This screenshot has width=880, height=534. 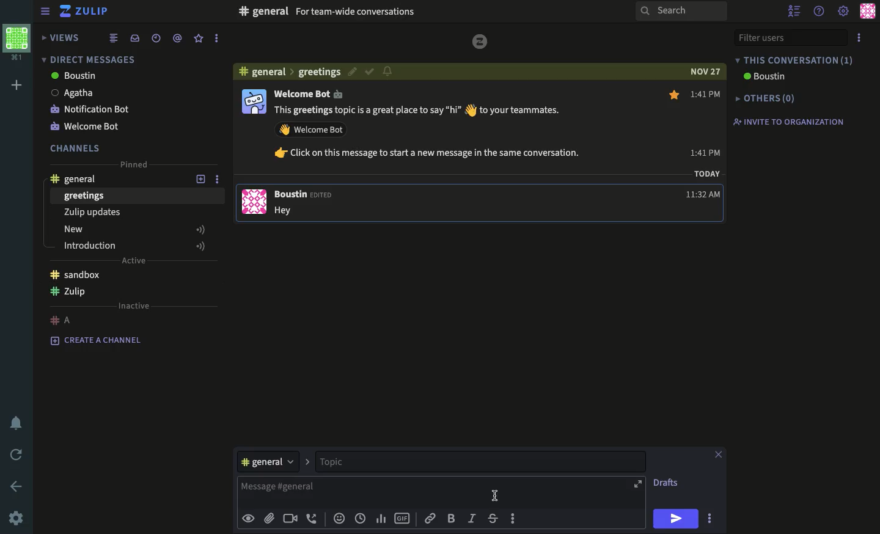 What do you see at coordinates (177, 38) in the screenshot?
I see `tagged` at bounding box center [177, 38].